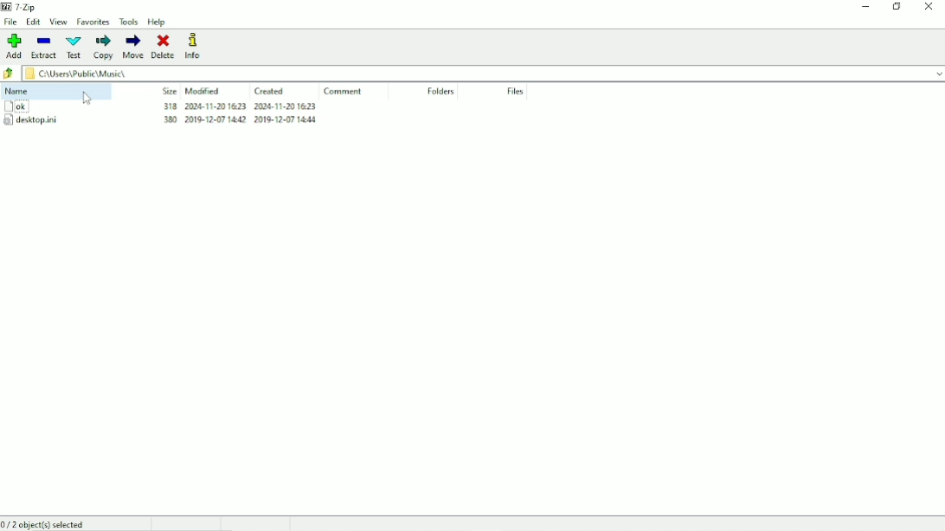 This screenshot has height=531, width=945. What do you see at coordinates (202, 91) in the screenshot?
I see `Modified` at bounding box center [202, 91].